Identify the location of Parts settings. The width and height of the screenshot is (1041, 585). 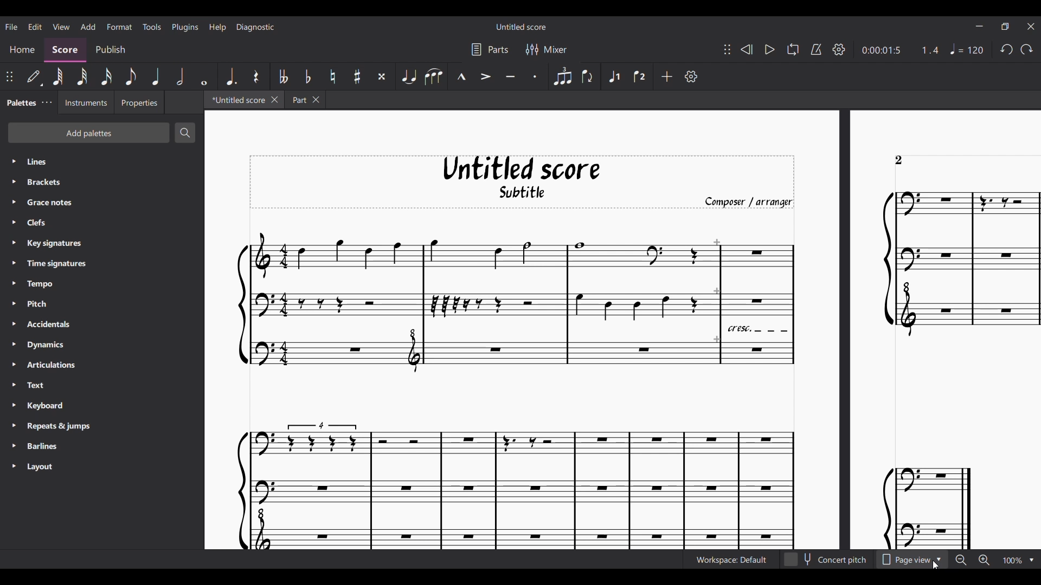
(490, 49).